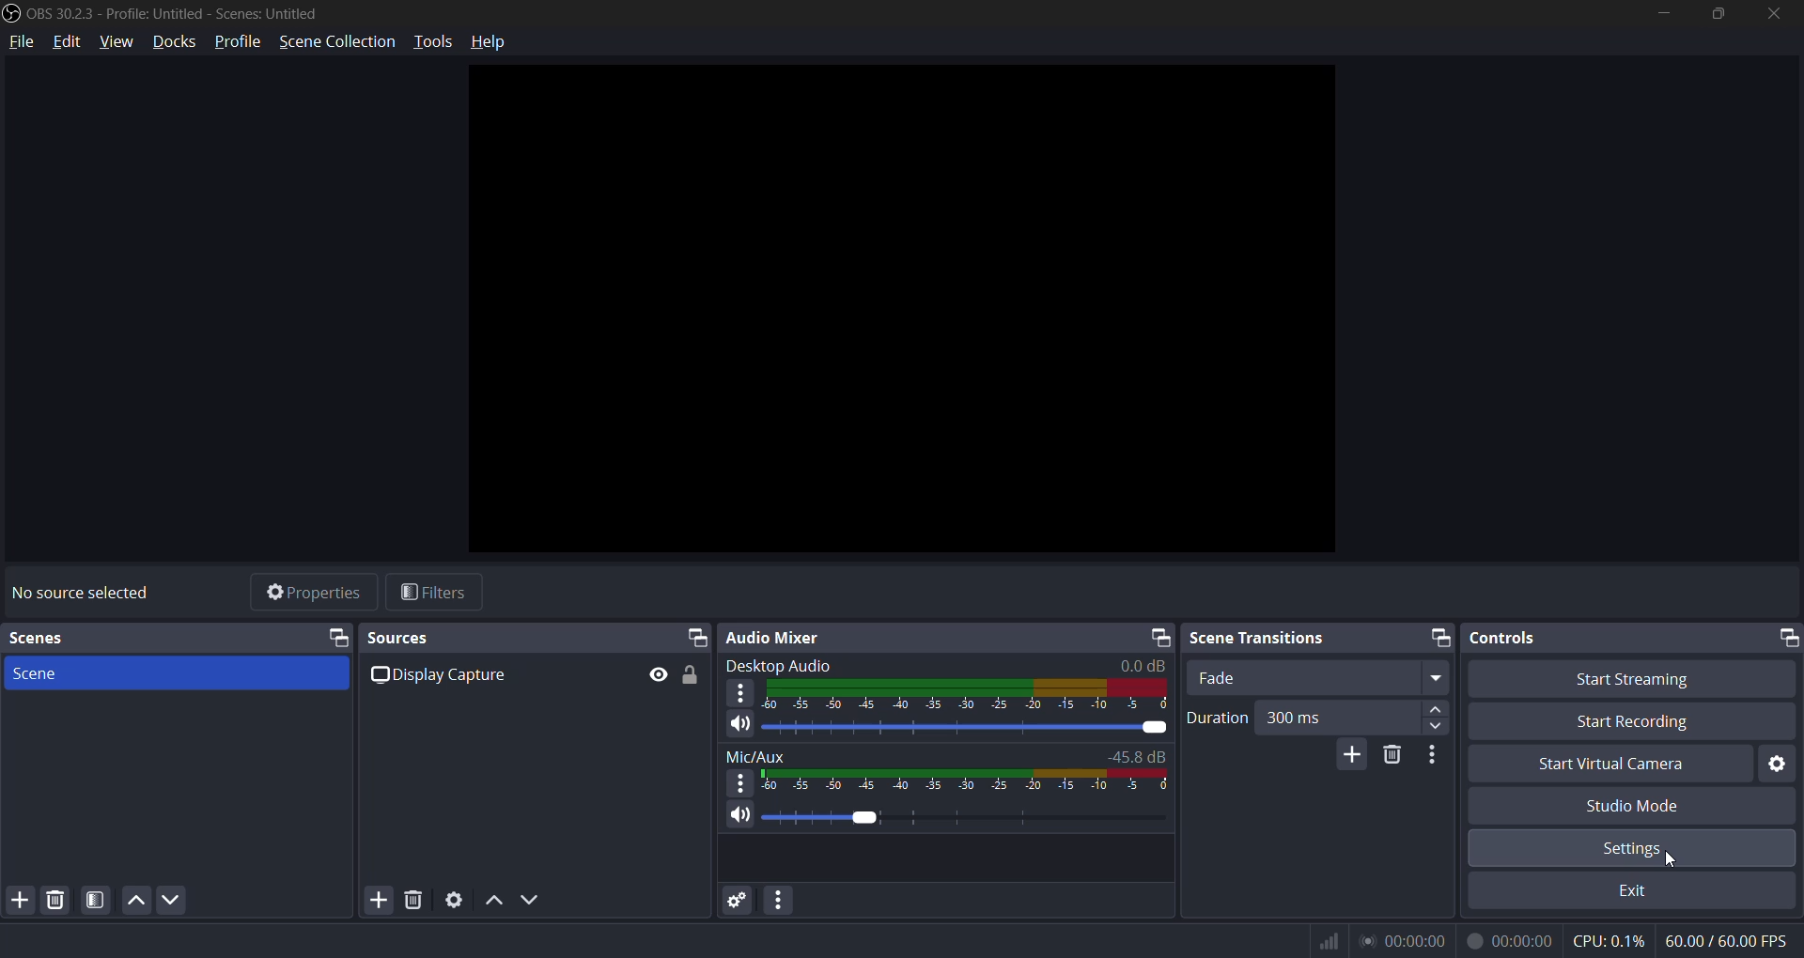 This screenshot has height=958, width=1804. What do you see at coordinates (134, 902) in the screenshot?
I see `move up` at bounding box center [134, 902].